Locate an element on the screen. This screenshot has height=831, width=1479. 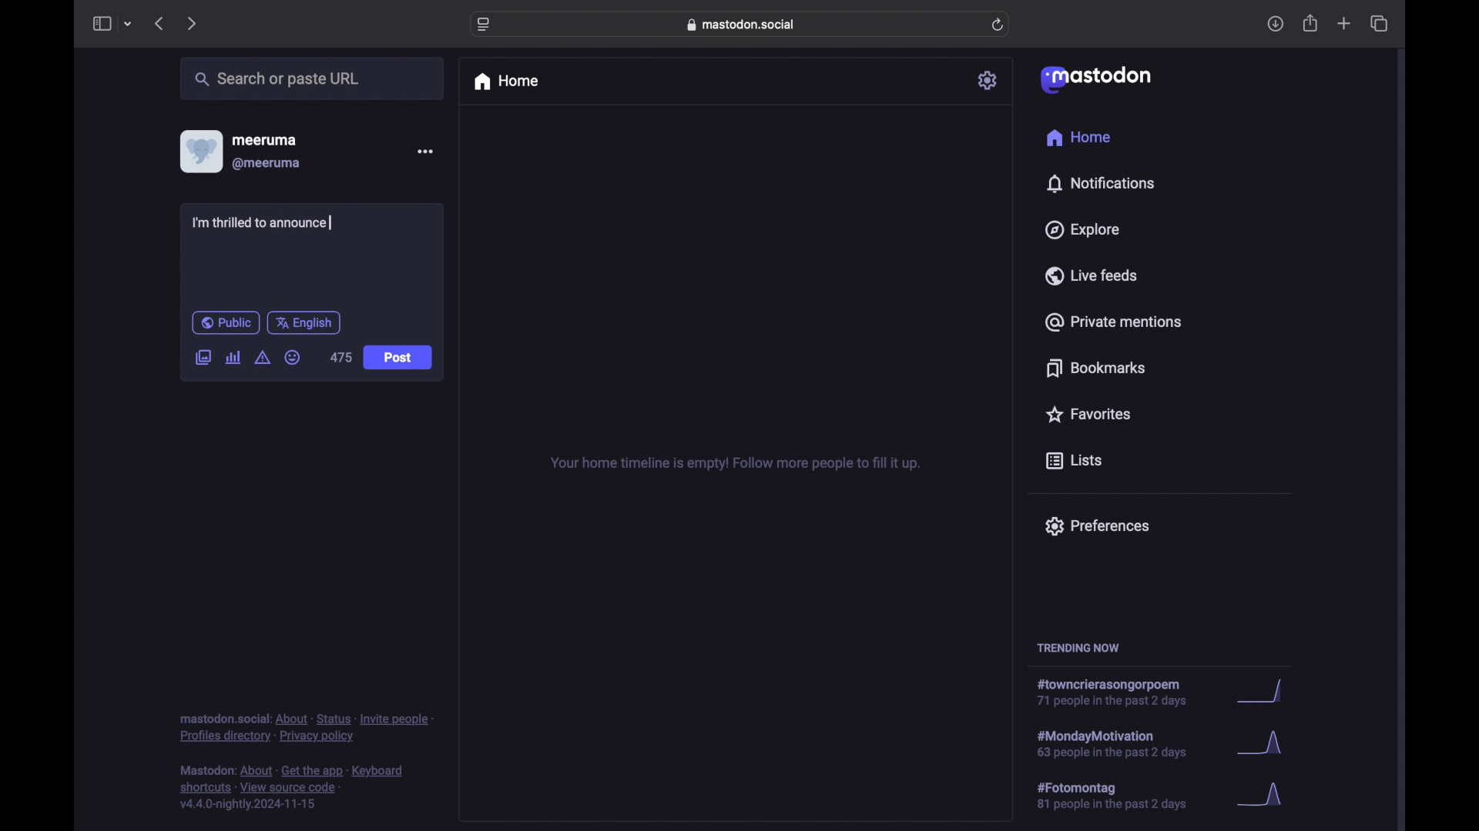
side bar is located at coordinates (101, 23).